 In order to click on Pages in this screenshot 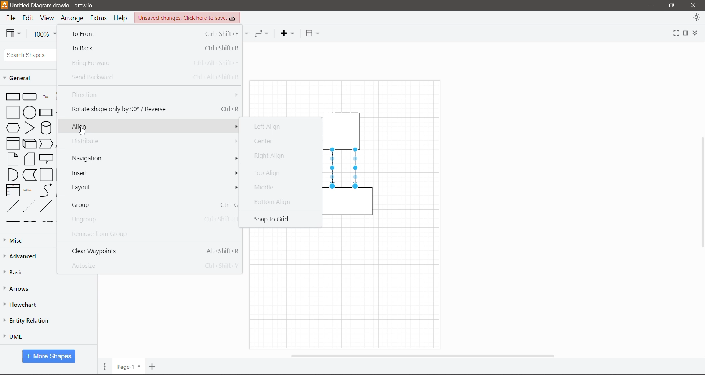, I will do `click(105, 366)`.